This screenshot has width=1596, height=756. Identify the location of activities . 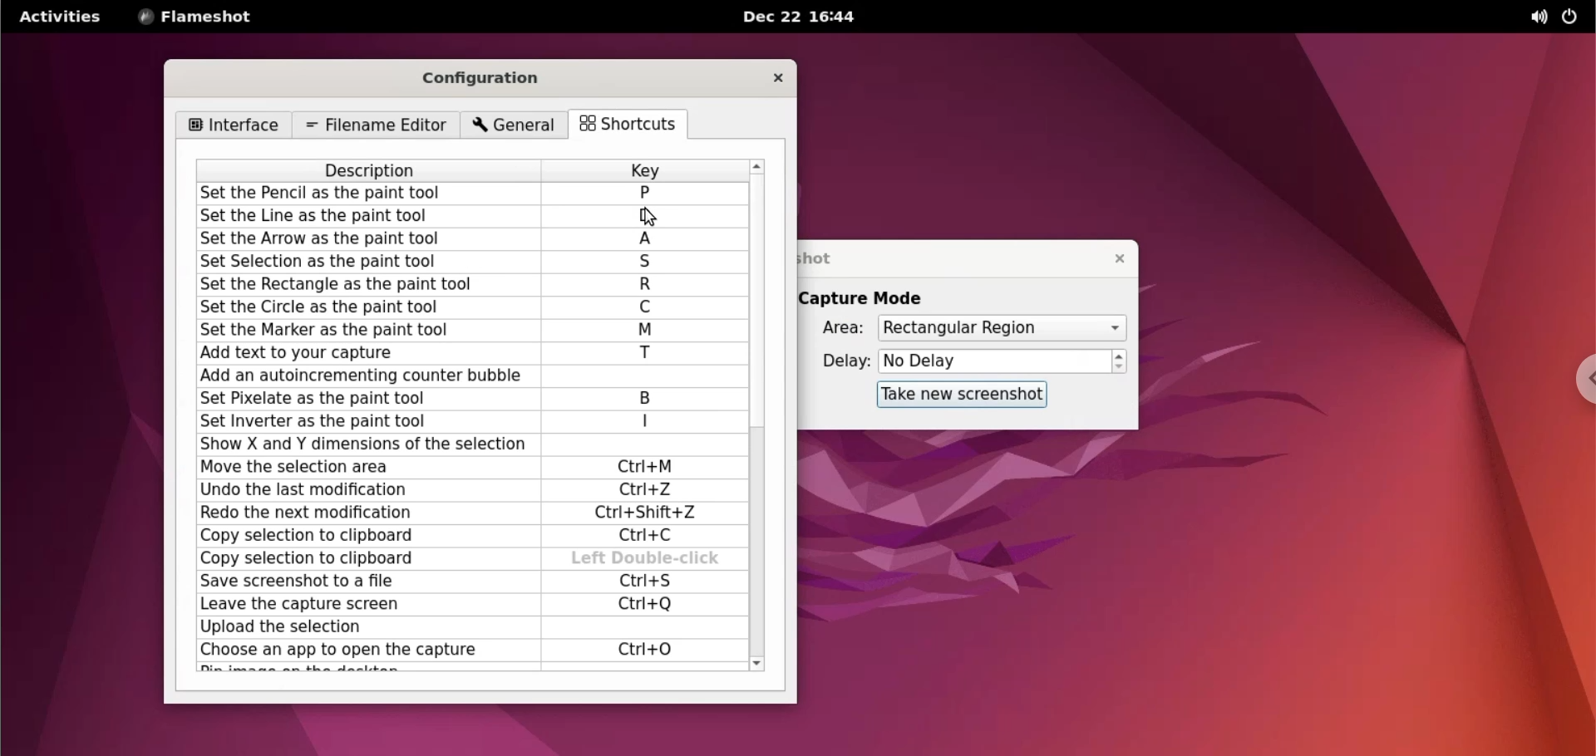
(62, 17).